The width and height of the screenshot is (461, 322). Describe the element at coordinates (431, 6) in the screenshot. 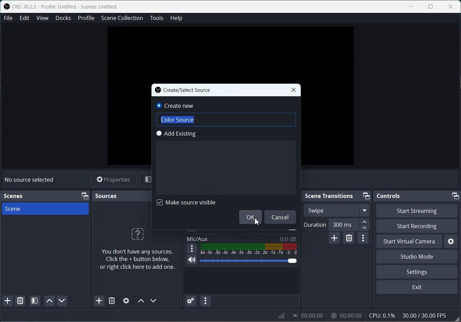

I see `Maximize` at that location.